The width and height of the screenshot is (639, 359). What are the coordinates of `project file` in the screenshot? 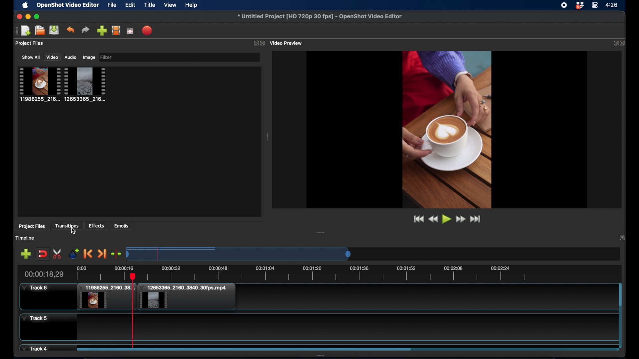 It's located at (86, 84).